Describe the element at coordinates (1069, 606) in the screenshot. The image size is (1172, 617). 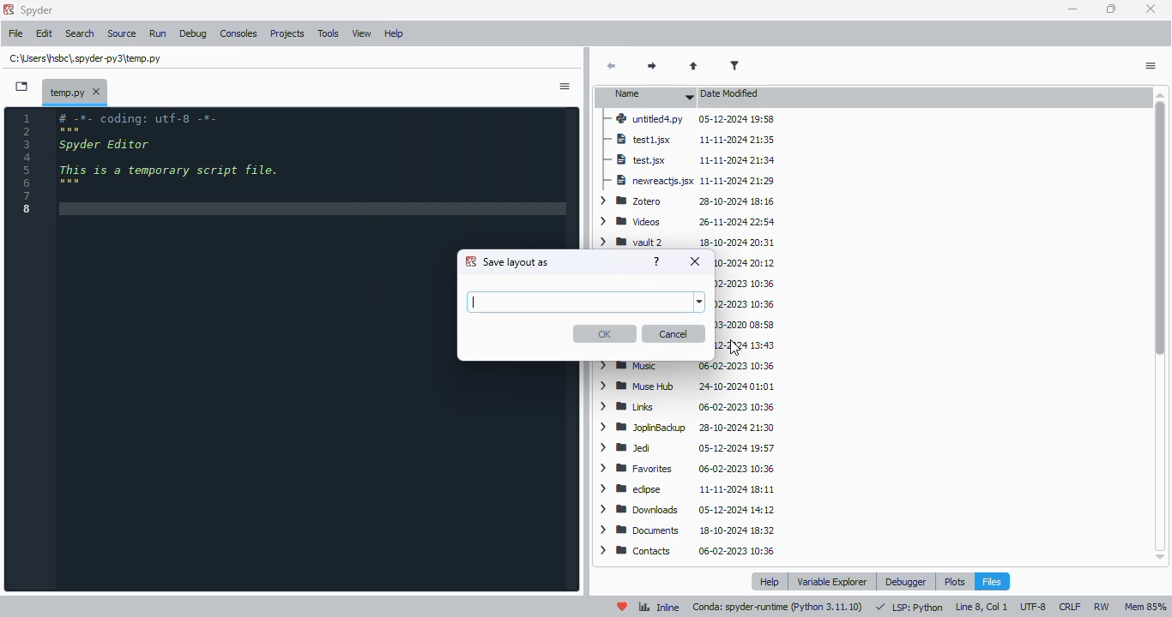
I see `CRLF` at that location.